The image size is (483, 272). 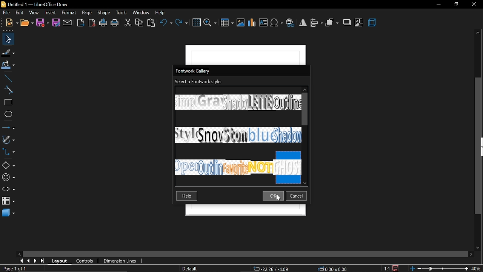 I want to click on file, so click(x=7, y=13).